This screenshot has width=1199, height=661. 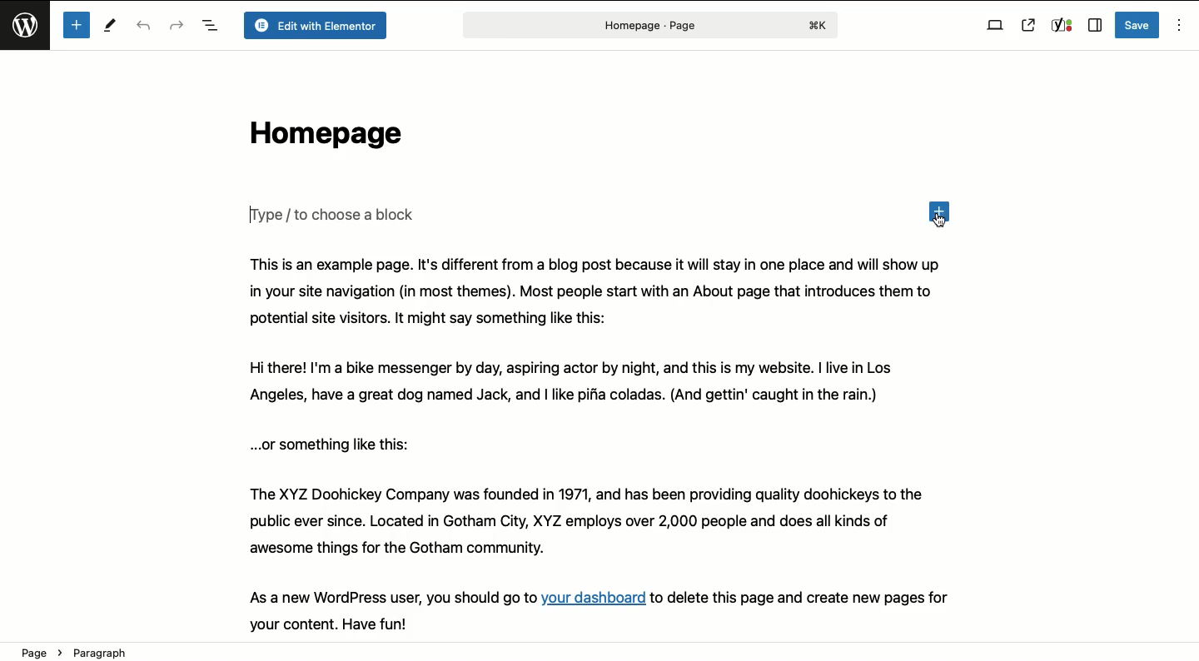 What do you see at coordinates (314, 26) in the screenshot?
I see `Edit with elementor` at bounding box center [314, 26].